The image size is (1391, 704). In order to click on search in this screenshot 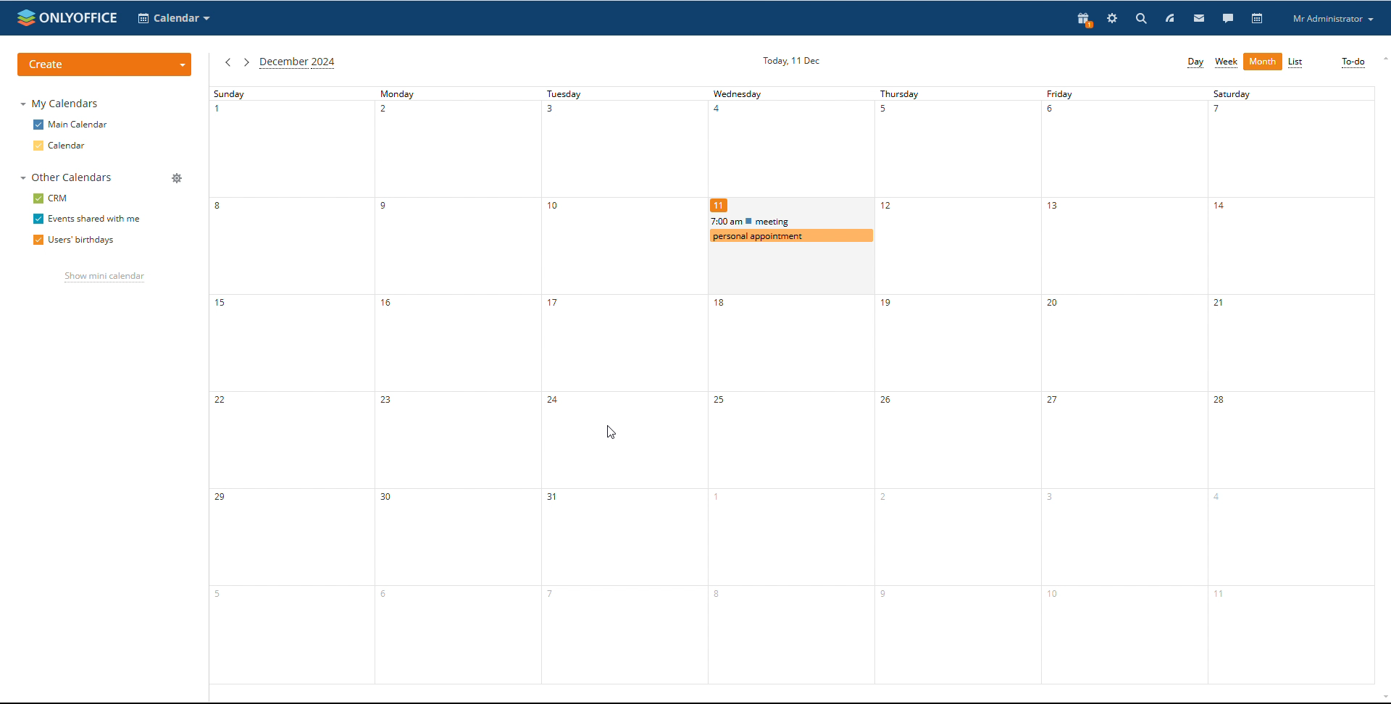, I will do `click(1143, 18)`.